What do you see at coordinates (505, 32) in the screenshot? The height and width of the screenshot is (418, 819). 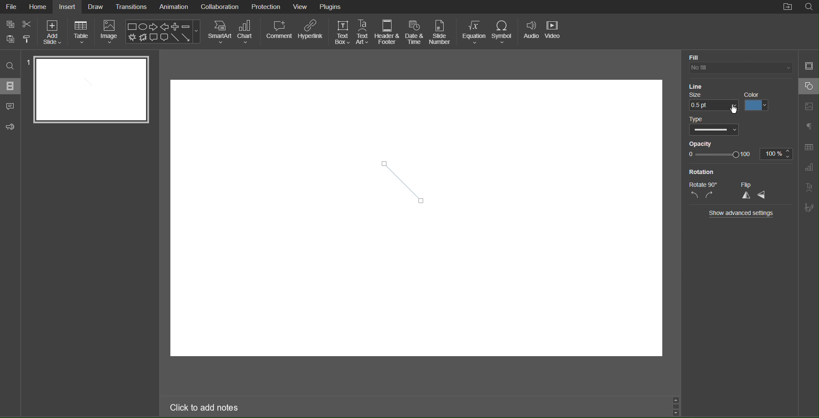 I see `Symbol` at bounding box center [505, 32].